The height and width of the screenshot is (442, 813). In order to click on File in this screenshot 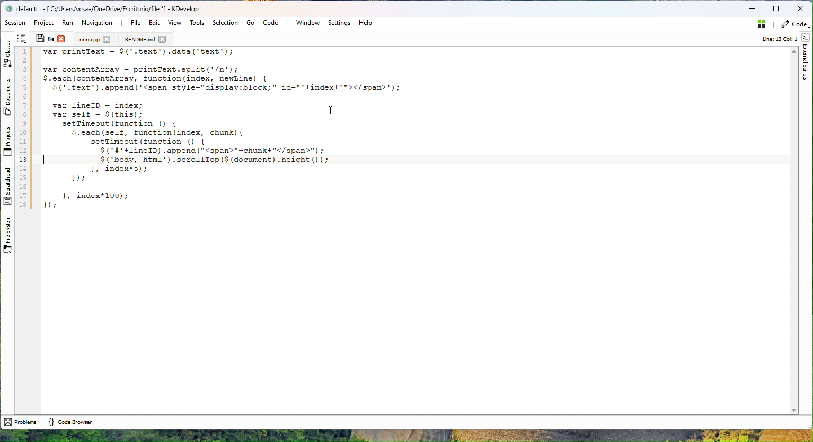, I will do `click(135, 23)`.